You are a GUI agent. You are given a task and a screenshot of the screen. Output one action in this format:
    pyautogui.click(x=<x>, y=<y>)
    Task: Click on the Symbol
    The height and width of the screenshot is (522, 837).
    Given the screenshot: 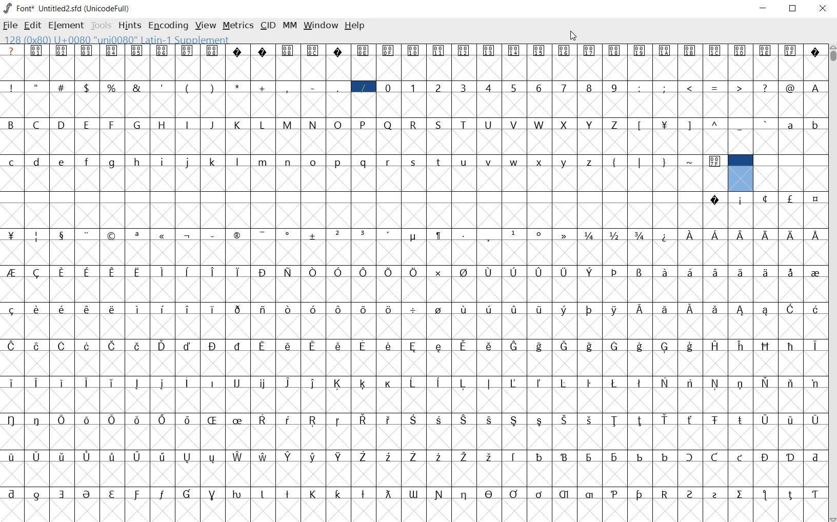 What is the action you would take?
    pyautogui.click(x=541, y=235)
    